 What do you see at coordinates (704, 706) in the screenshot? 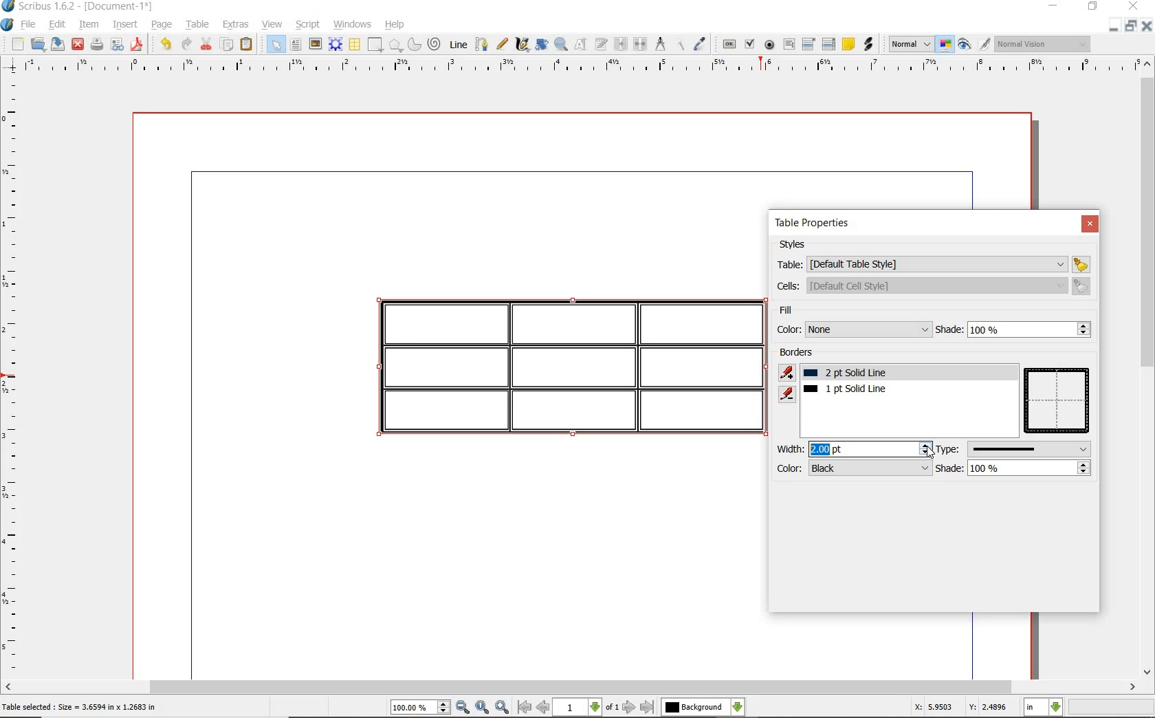
I see `select the current layer` at bounding box center [704, 706].